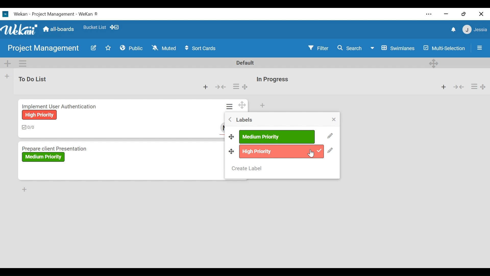 The height and width of the screenshot is (276, 490). Describe the element at coordinates (23, 63) in the screenshot. I see `Swimlane actions` at that location.